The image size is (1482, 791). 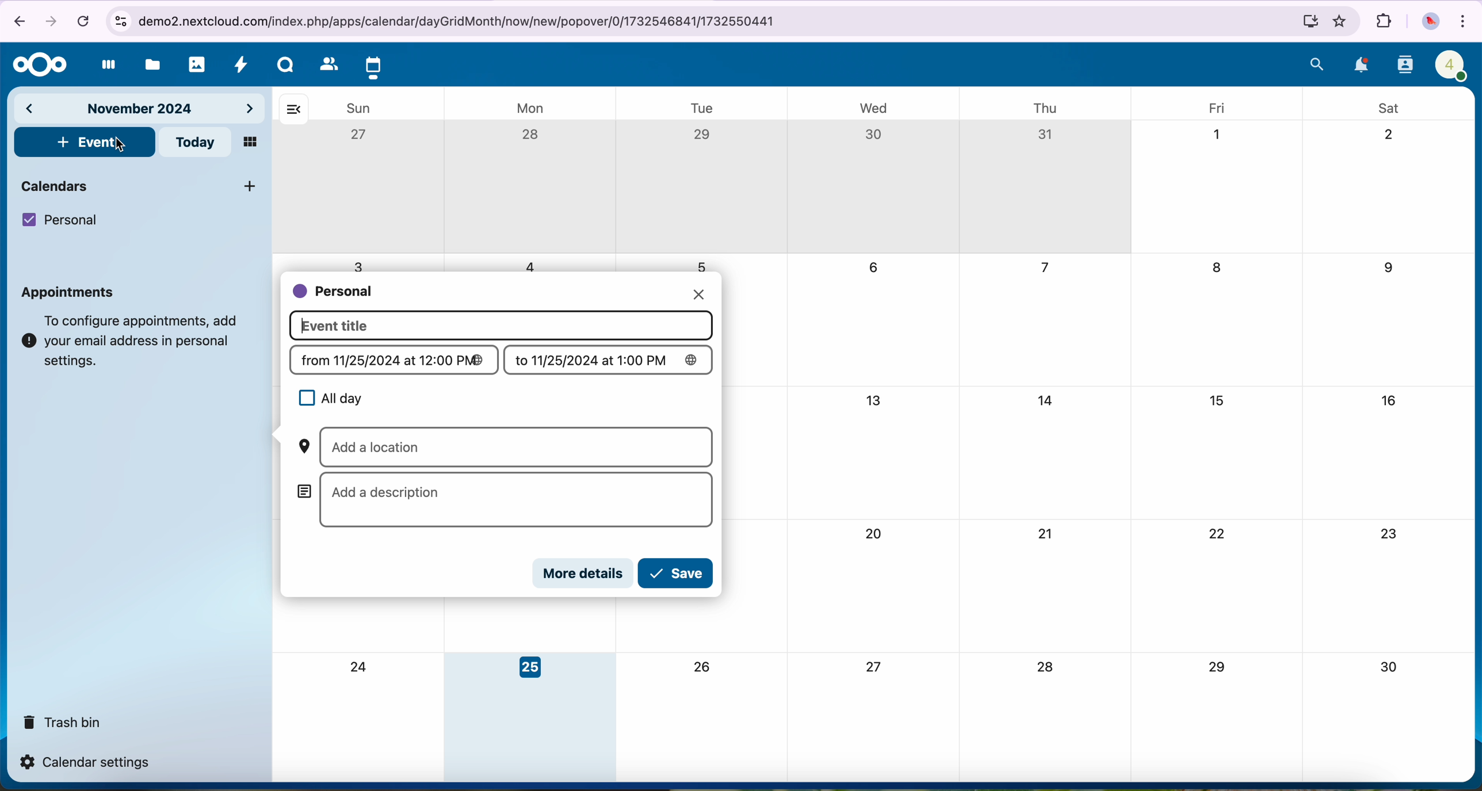 I want to click on 12, so click(x=703, y=402).